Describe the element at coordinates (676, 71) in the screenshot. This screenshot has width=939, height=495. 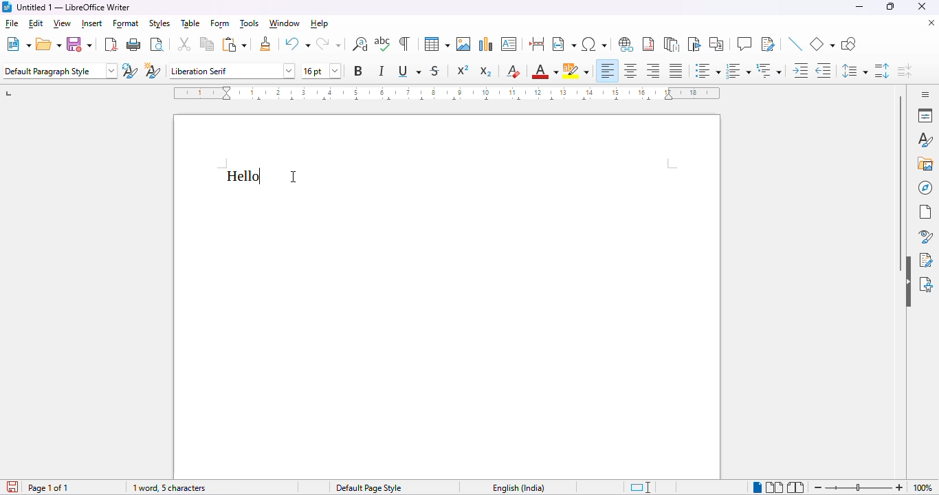
I see `justified` at that location.